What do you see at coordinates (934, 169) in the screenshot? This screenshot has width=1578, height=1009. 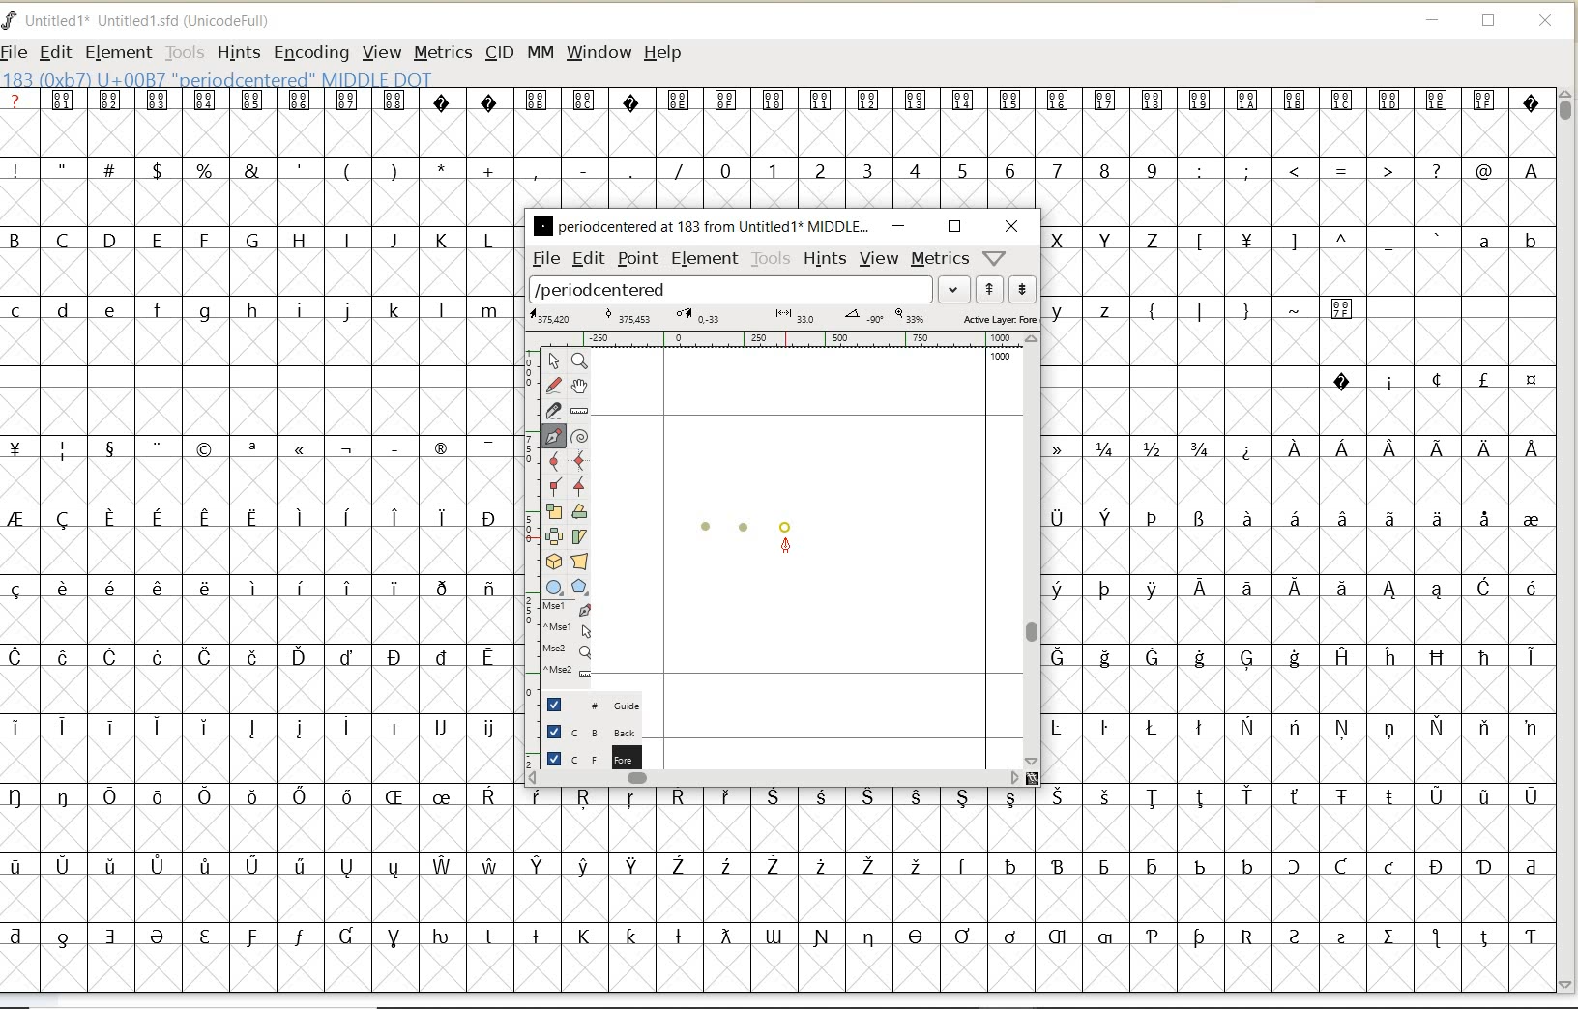 I see `numbers` at bounding box center [934, 169].